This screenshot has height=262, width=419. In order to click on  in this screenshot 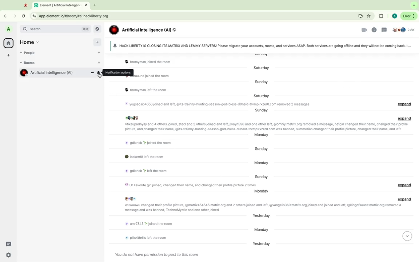, I will do `click(24, 5)`.